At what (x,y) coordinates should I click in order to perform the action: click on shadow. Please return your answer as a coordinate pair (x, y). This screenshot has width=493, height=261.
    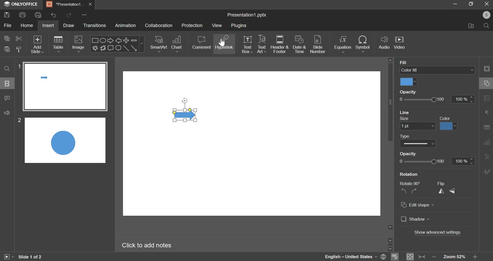
    Looking at the image, I should click on (416, 219).